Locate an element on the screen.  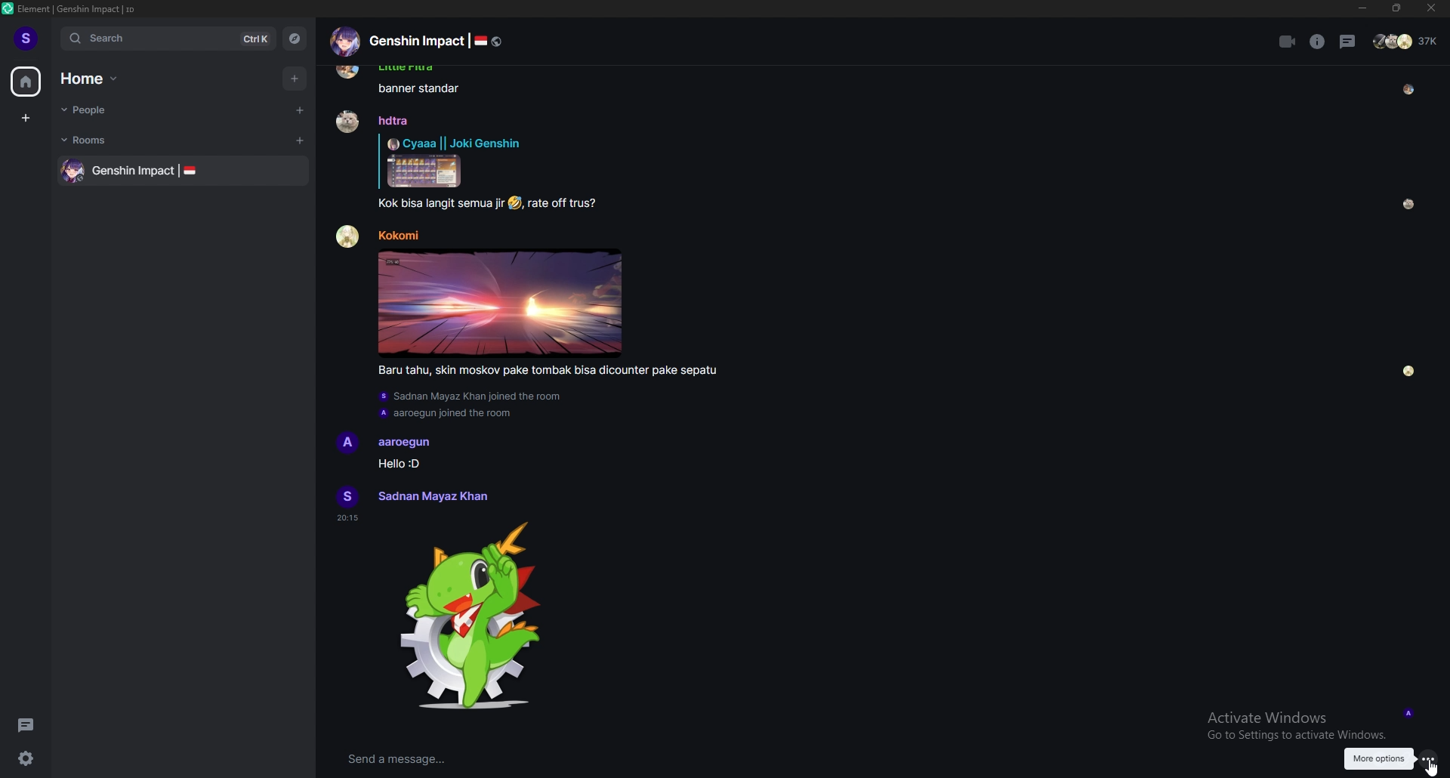
seen by is located at coordinates (1409, 204).